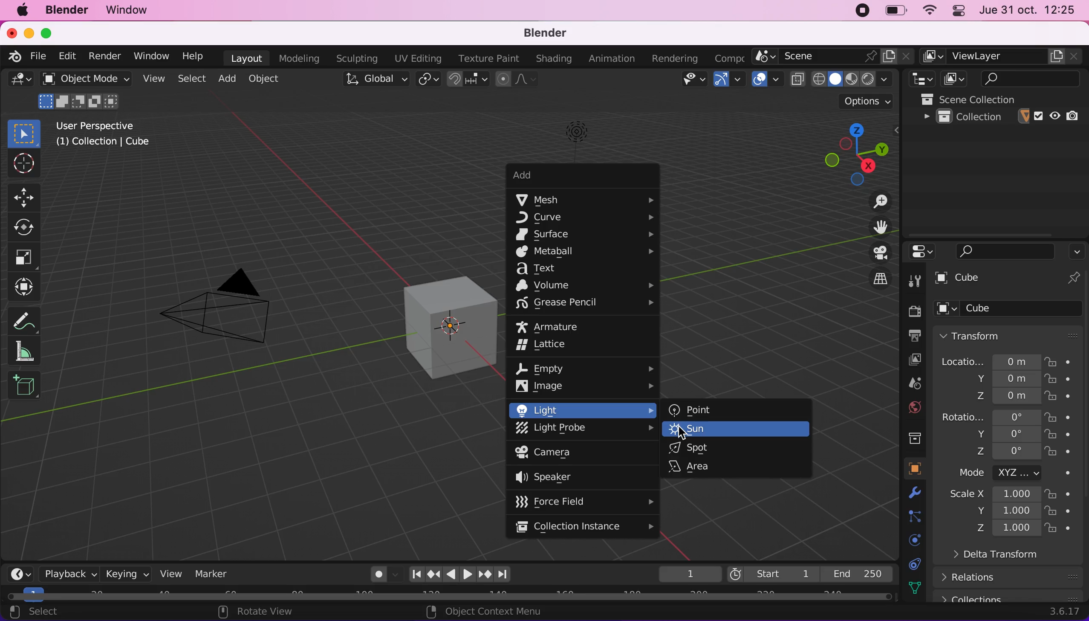 This screenshot has height=621, width=1089. What do you see at coordinates (765, 79) in the screenshot?
I see `overlays` at bounding box center [765, 79].